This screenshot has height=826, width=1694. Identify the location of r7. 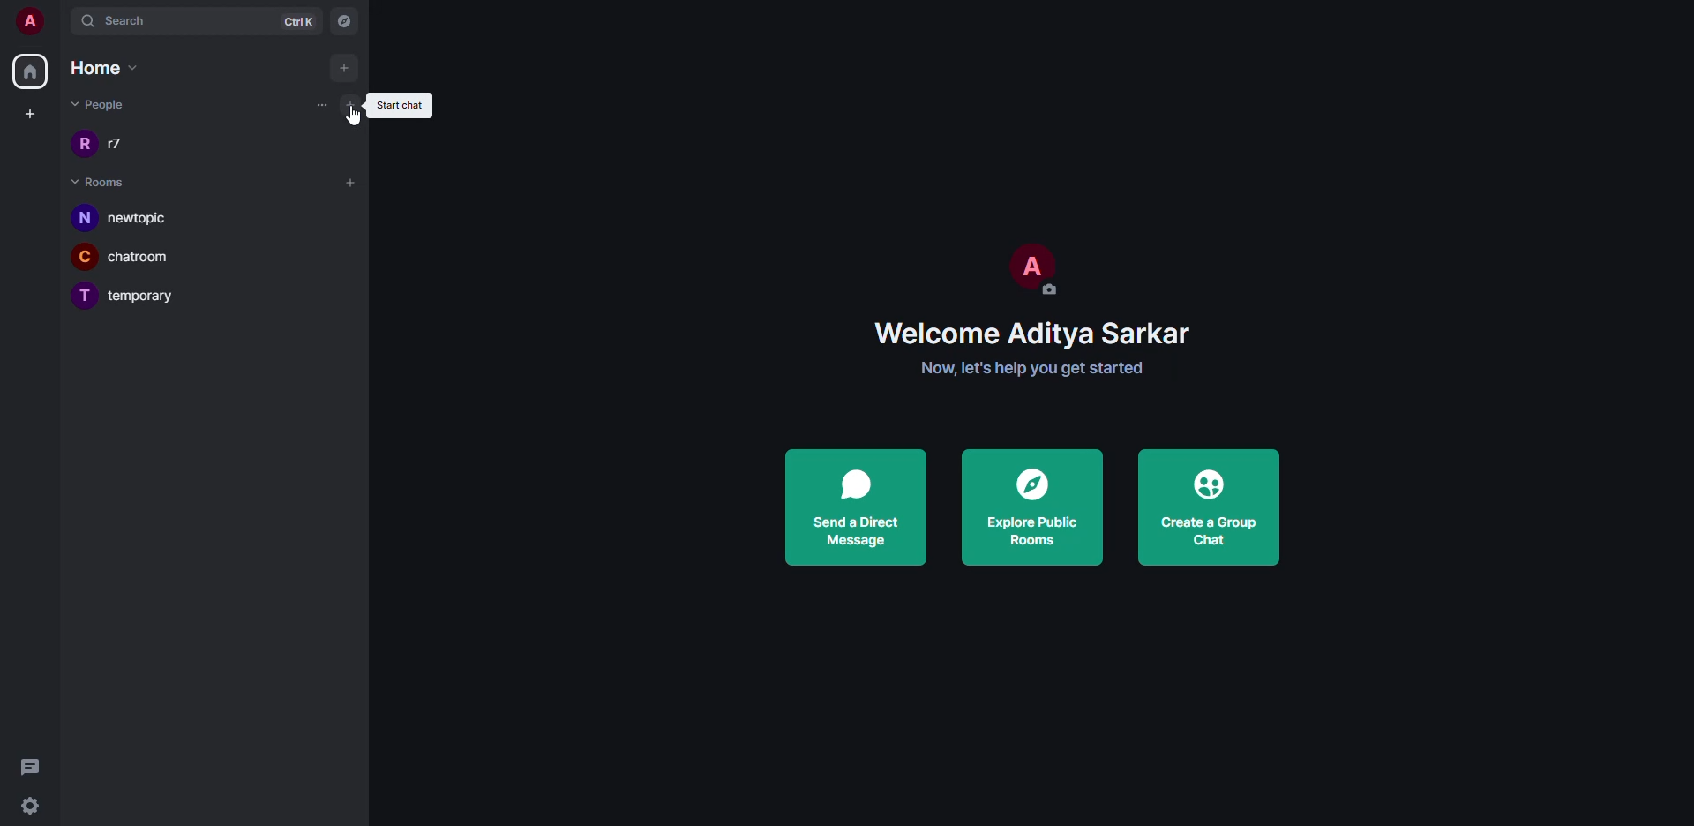
(123, 143).